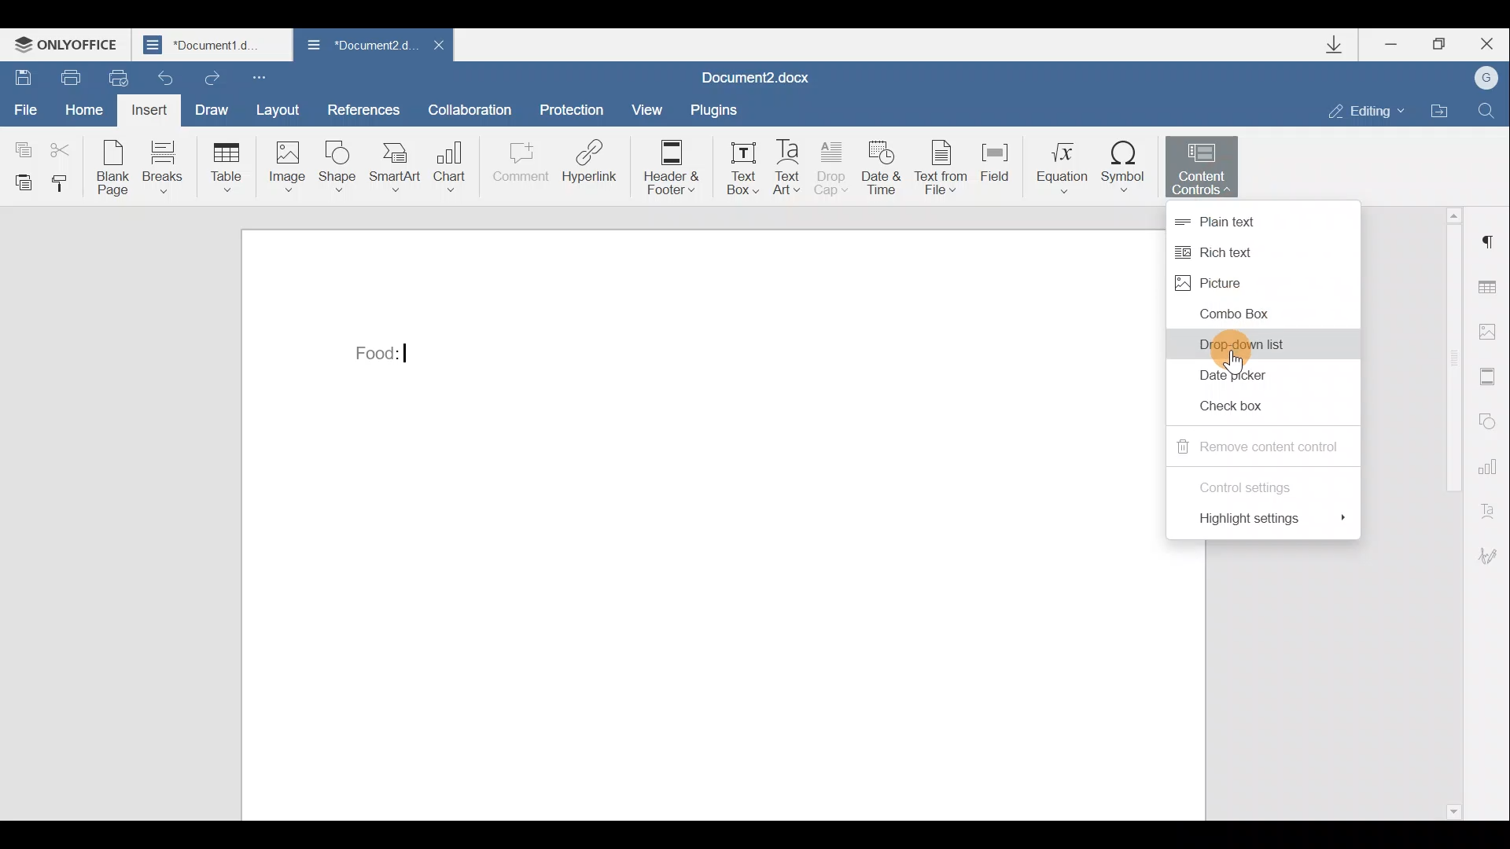  Describe the element at coordinates (884, 171) in the screenshot. I see `Date & time` at that location.